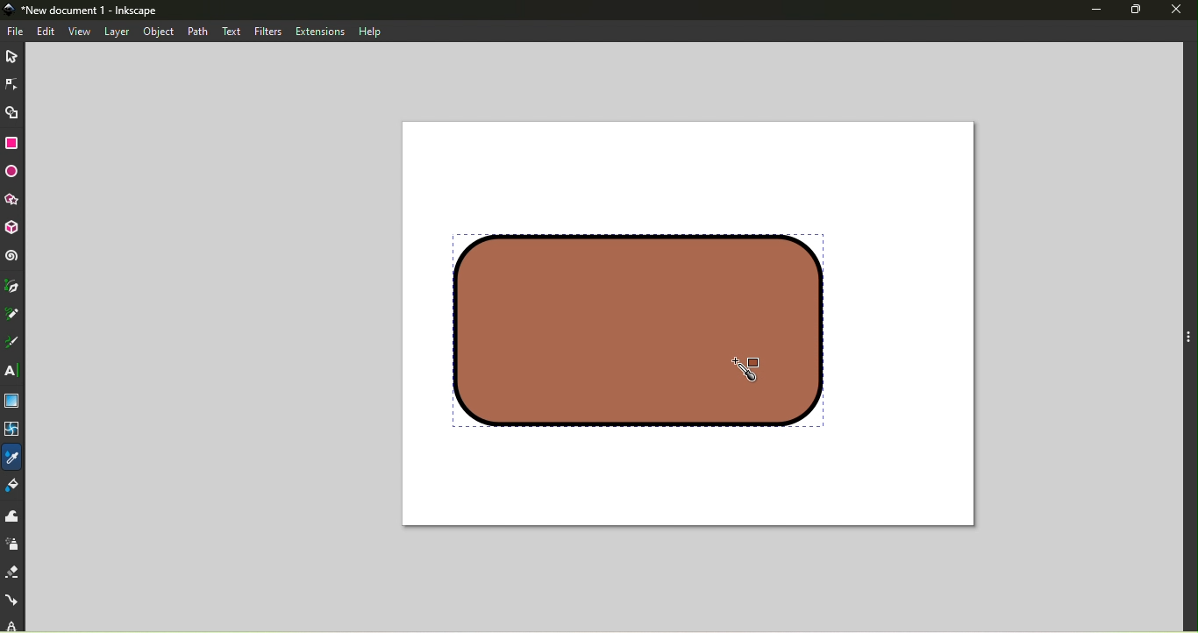 The height and width of the screenshot is (633, 1198). What do you see at coordinates (631, 328) in the screenshot?
I see `Color changed` at bounding box center [631, 328].